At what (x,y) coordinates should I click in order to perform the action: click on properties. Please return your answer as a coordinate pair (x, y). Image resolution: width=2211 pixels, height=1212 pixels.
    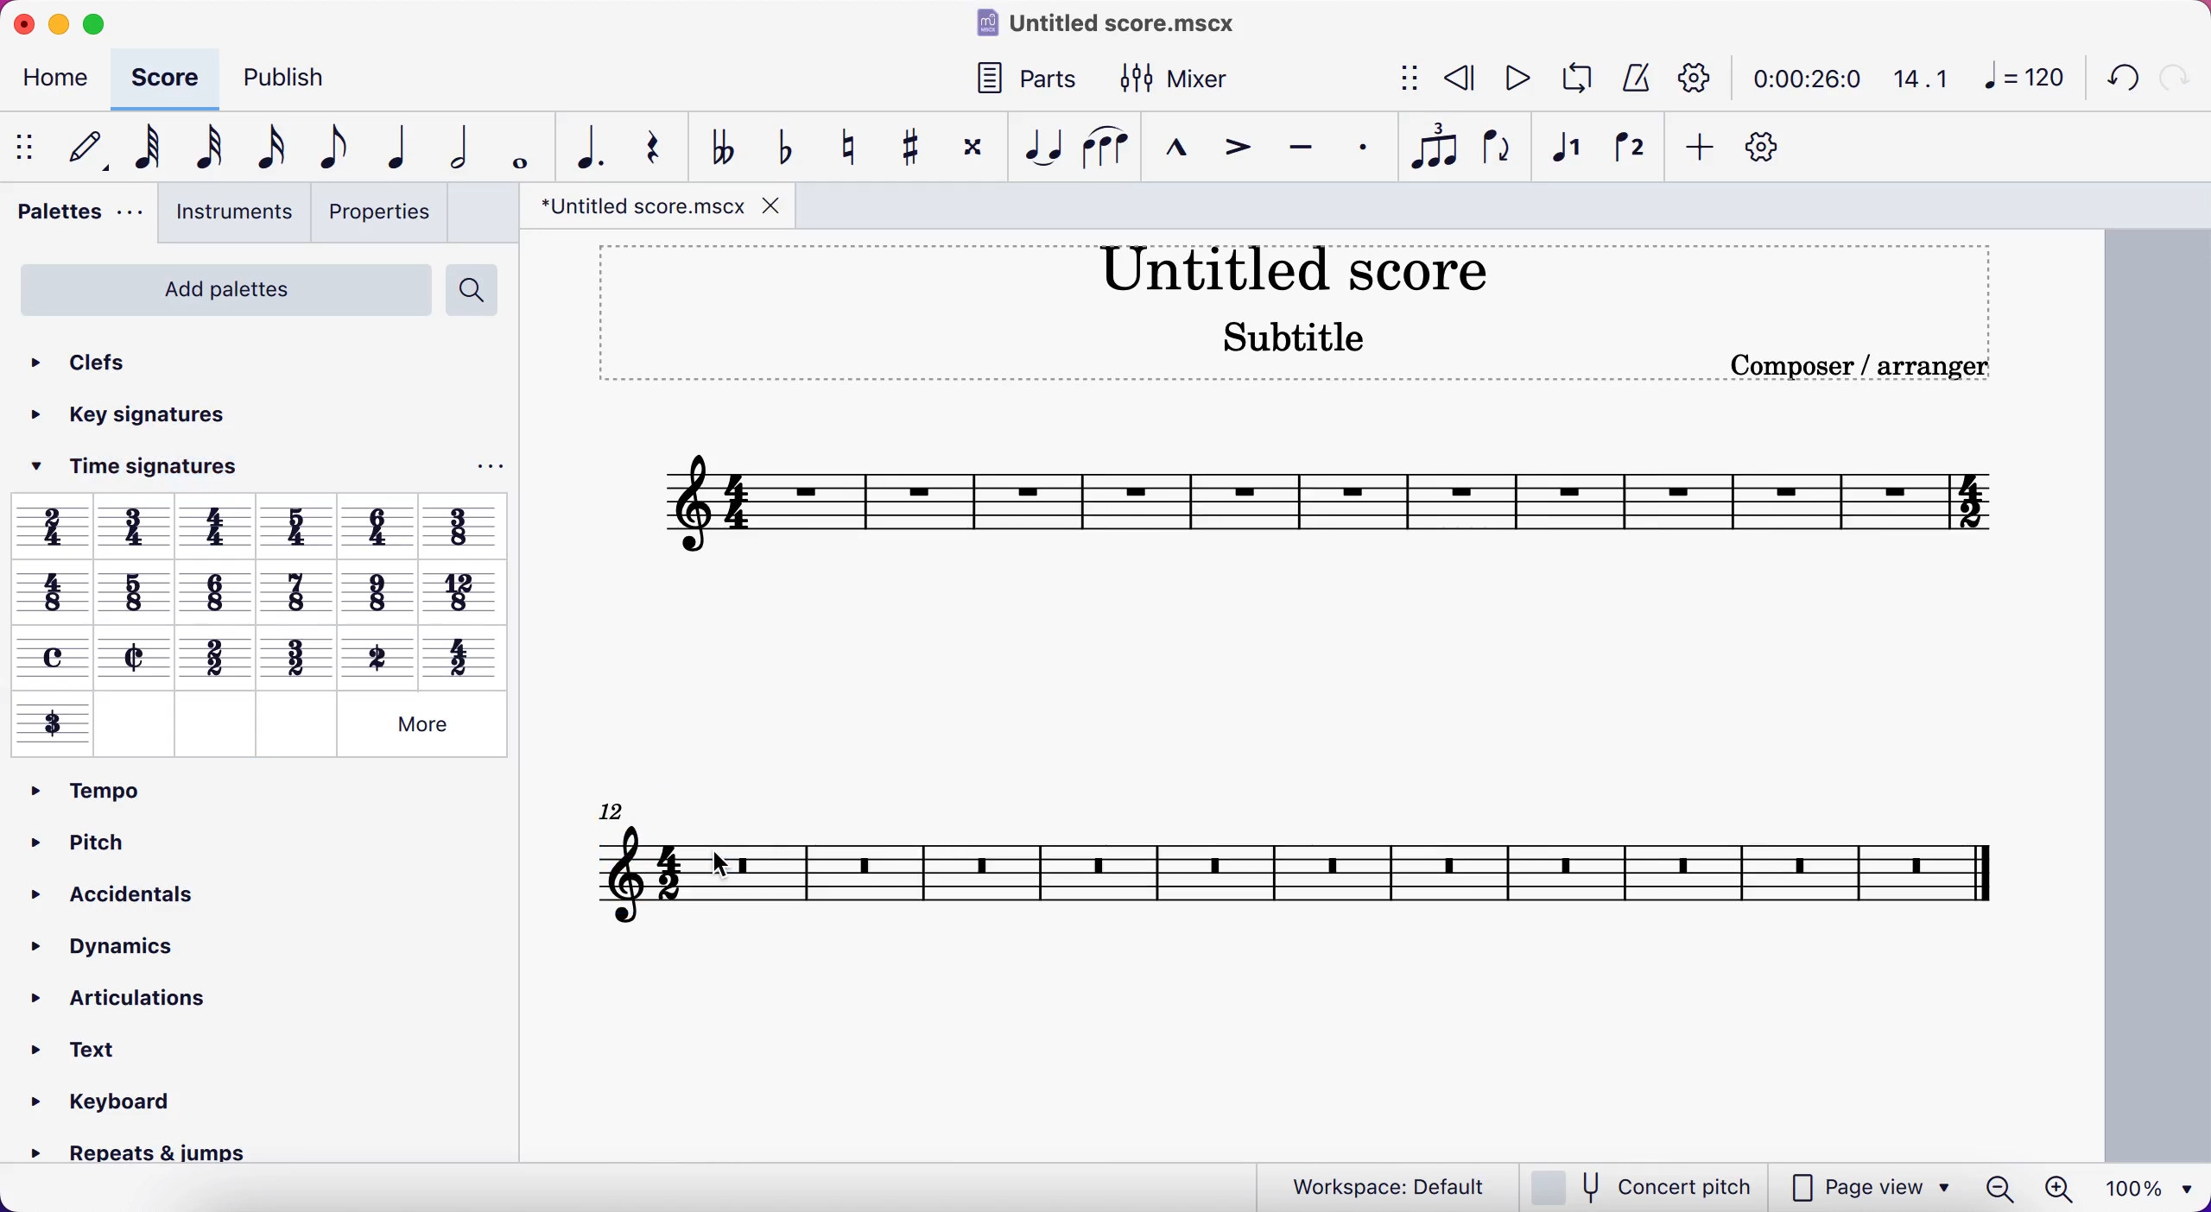
    Looking at the image, I should click on (382, 212).